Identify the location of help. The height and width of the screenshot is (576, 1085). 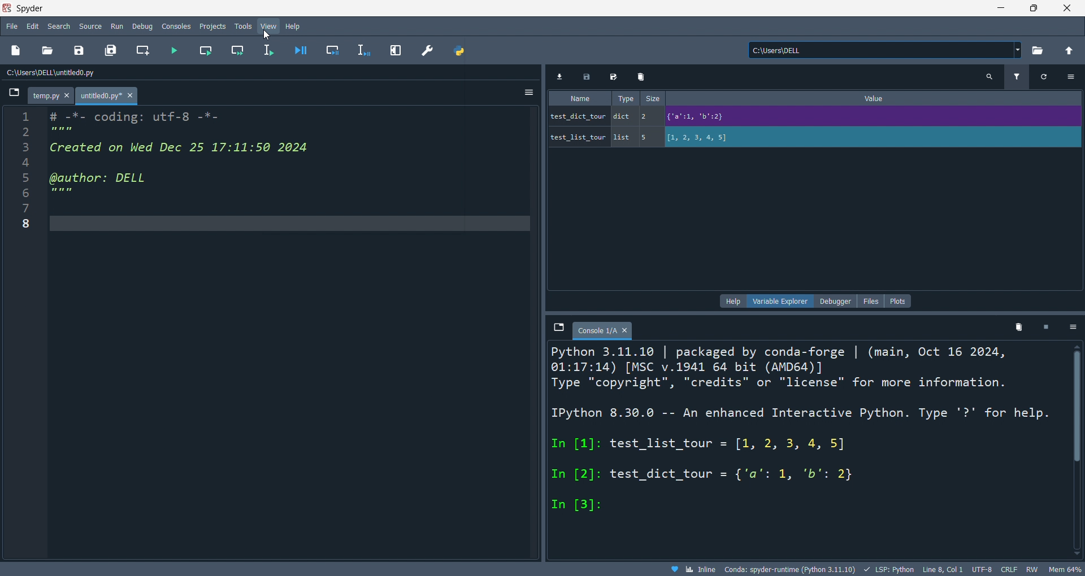
(734, 301).